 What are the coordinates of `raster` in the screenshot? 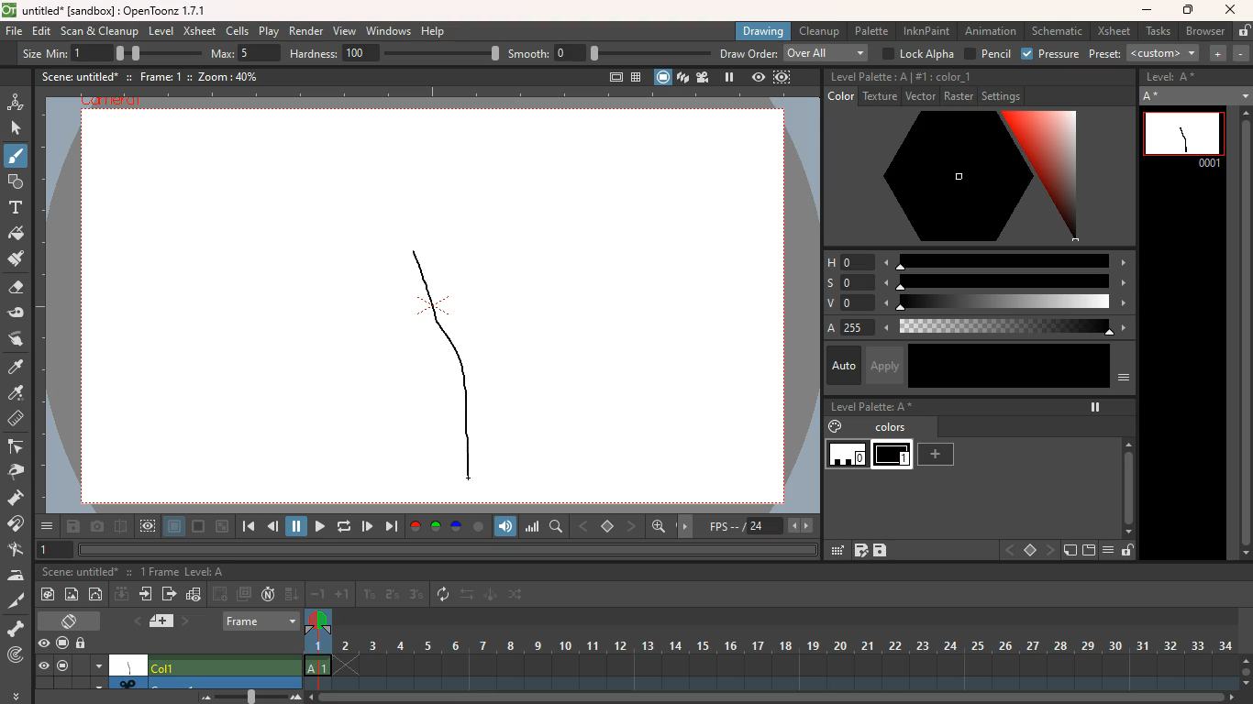 It's located at (959, 97).